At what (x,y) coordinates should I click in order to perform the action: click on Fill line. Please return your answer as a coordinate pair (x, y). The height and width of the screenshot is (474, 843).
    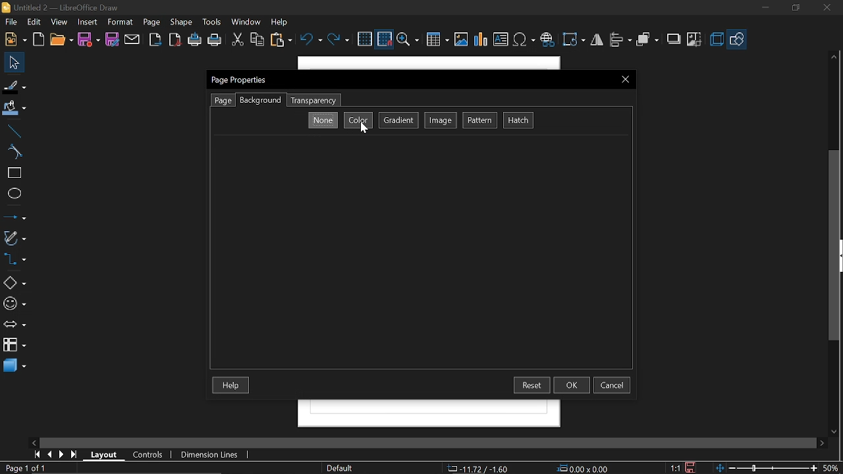
    Looking at the image, I should click on (14, 86).